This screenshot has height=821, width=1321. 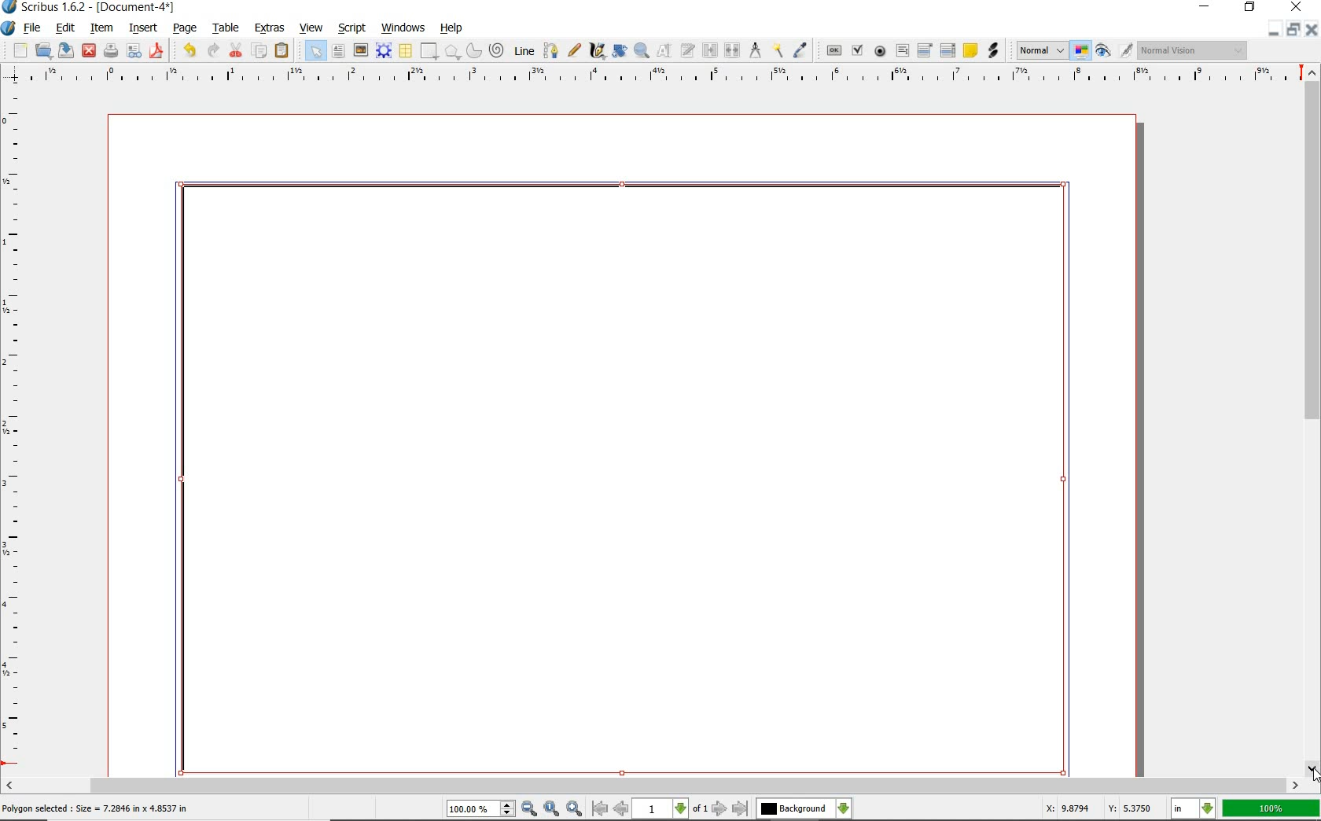 What do you see at coordinates (237, 50) in the screenshot?
I see `cut` at bounding box center [237, 50].